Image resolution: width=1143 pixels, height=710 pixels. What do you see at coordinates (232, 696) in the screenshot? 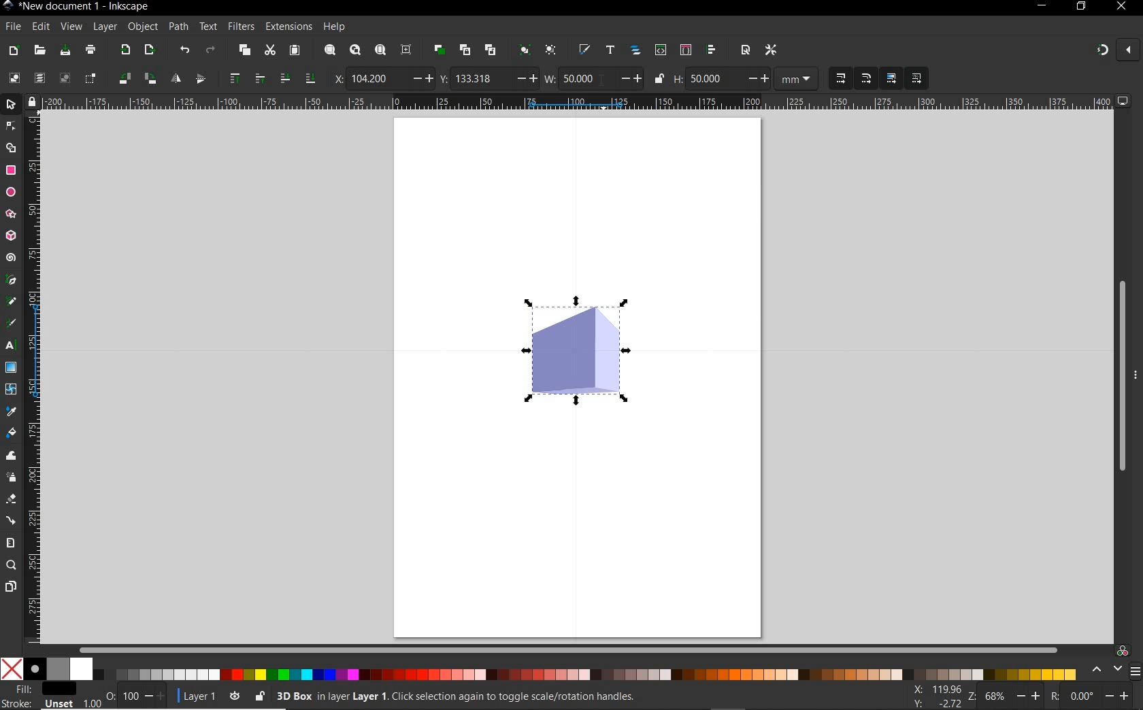
I see `toggle current layer visibility` at bounding box center [232, 696].